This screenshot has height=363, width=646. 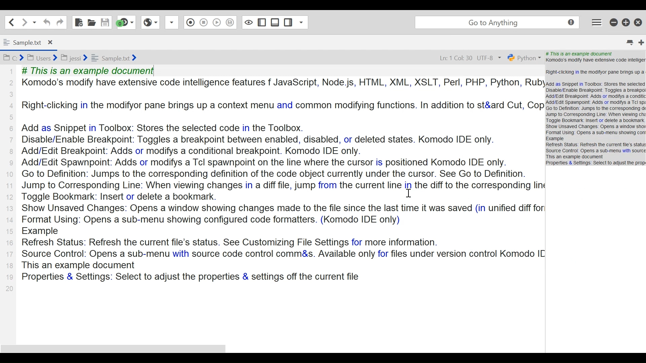 I want to click on Play Last Macro, so click(x=203, y=22).